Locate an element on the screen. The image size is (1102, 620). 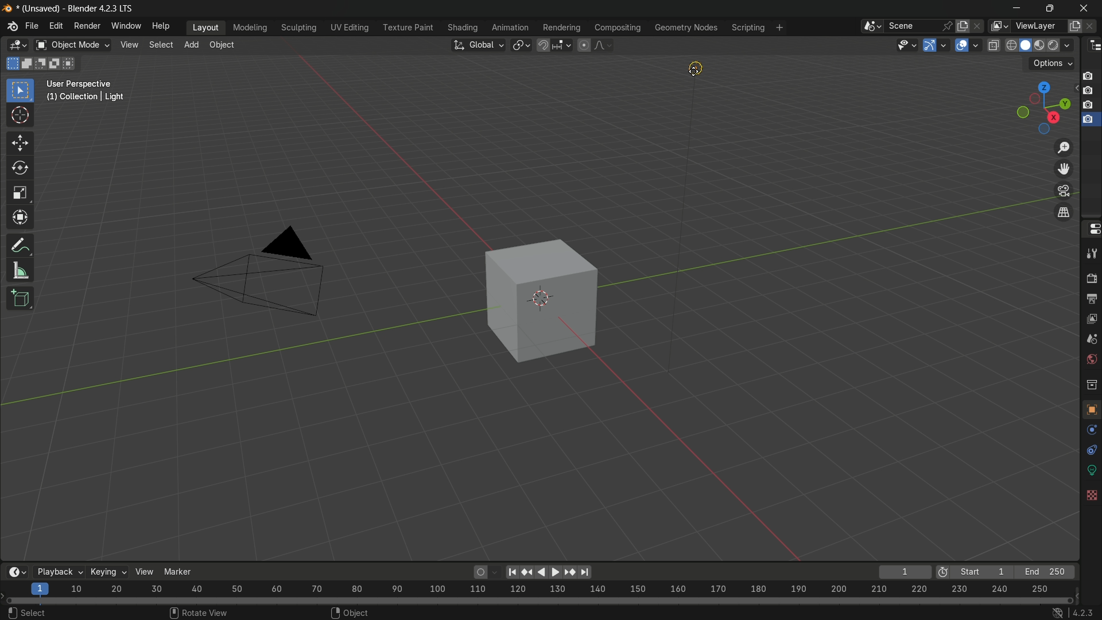
start new selection is located at coordinates (11, 63).